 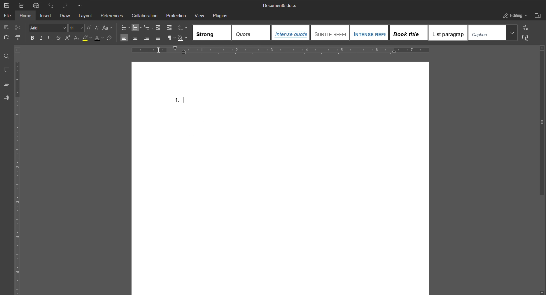 I want to click on Font size, so click(x=77, y=28).